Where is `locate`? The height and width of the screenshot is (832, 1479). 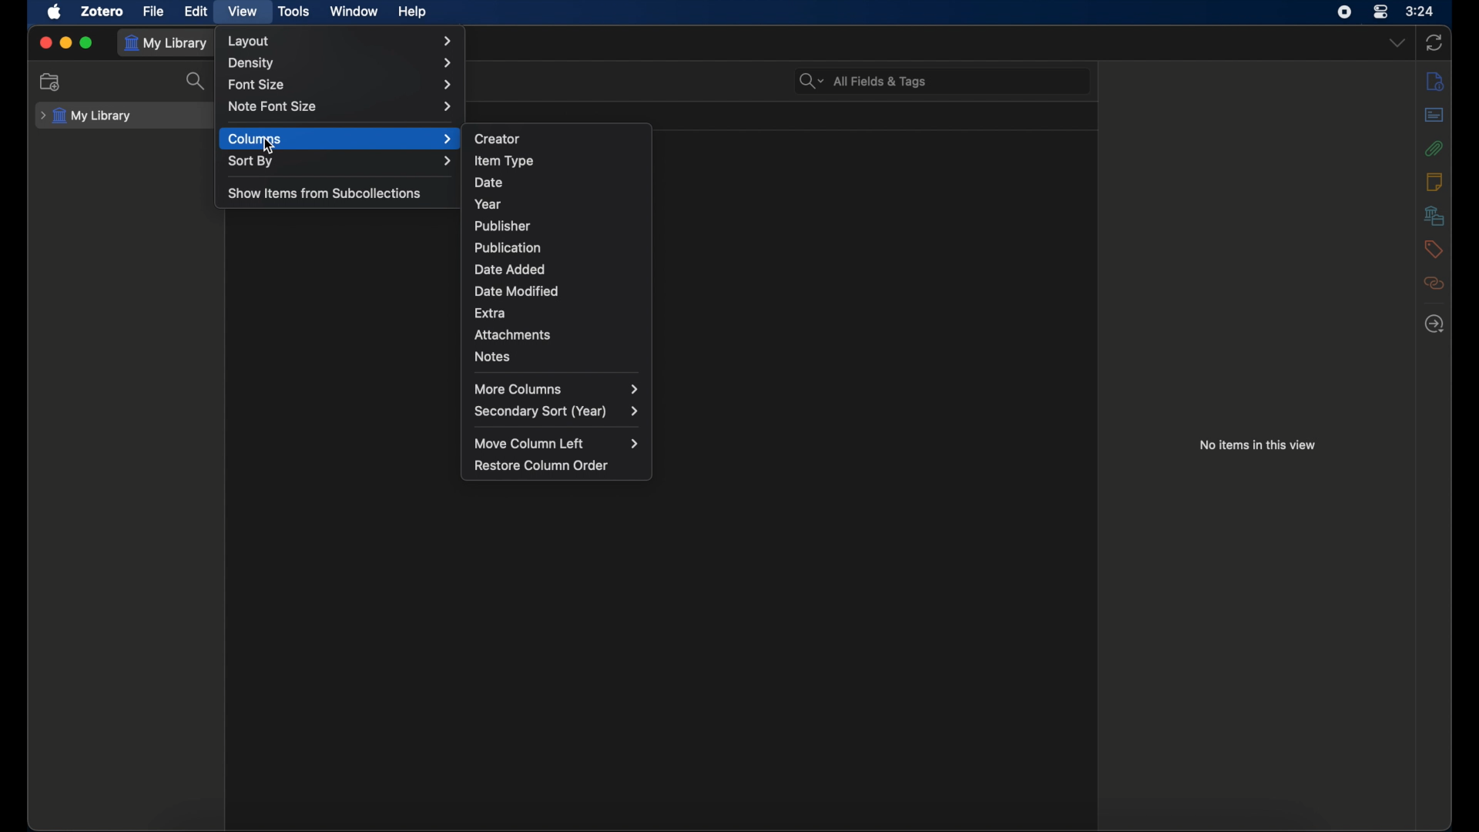
locate is located at coordinates (1433, 324).